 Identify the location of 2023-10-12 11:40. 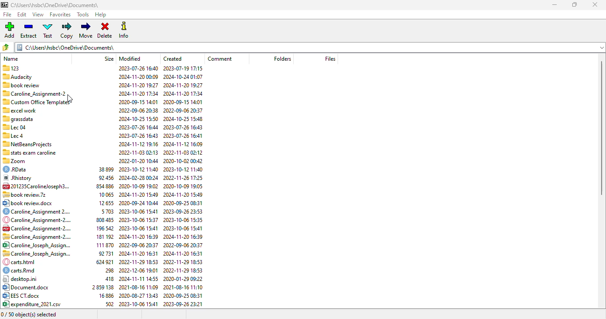
(185, 170).